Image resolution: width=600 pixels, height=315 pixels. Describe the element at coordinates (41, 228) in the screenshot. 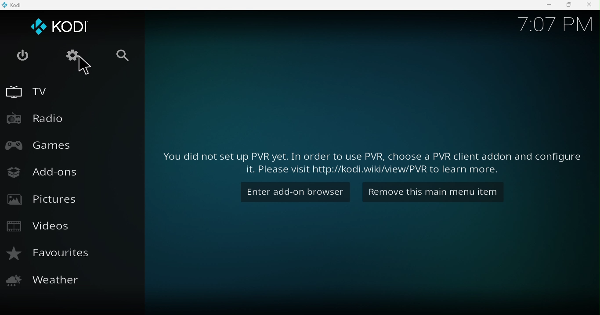

I see `Videos` at that location.